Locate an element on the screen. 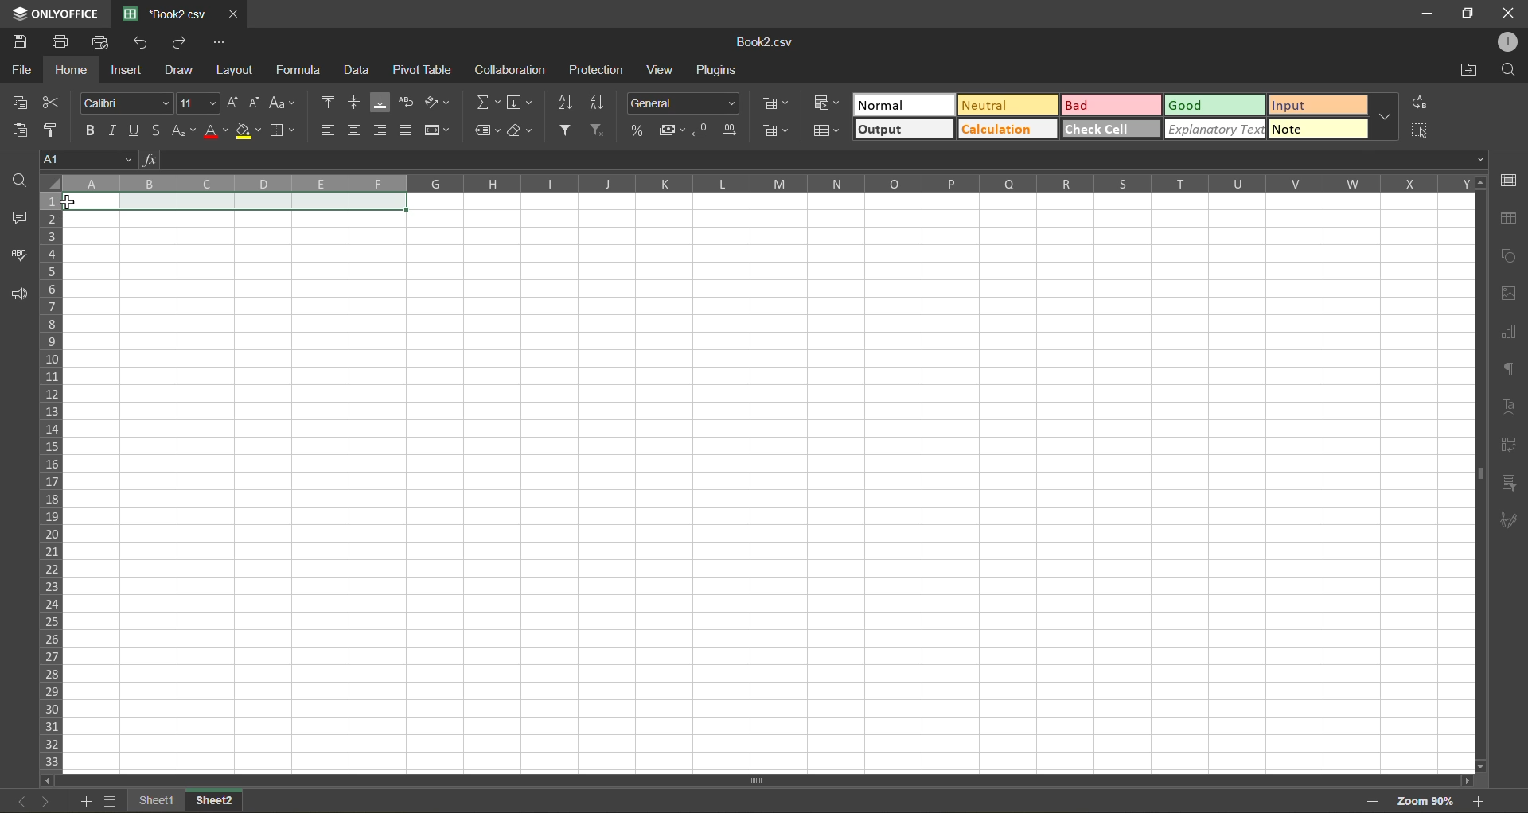 The image size is (1528, 813). percent is located at coordinates (639, 130).